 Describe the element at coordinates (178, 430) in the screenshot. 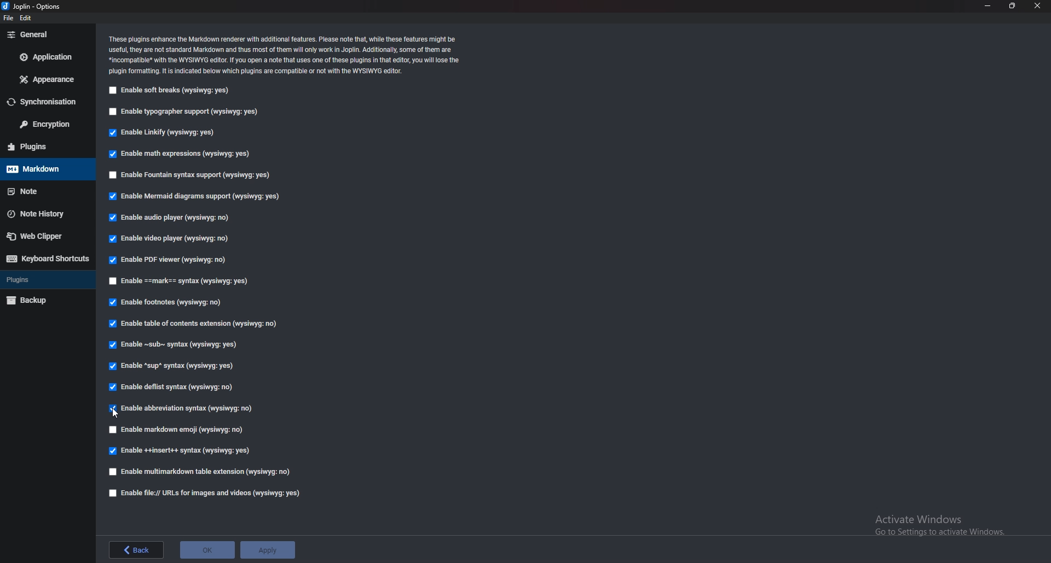

I see `Enable markdown emoji` at that location.